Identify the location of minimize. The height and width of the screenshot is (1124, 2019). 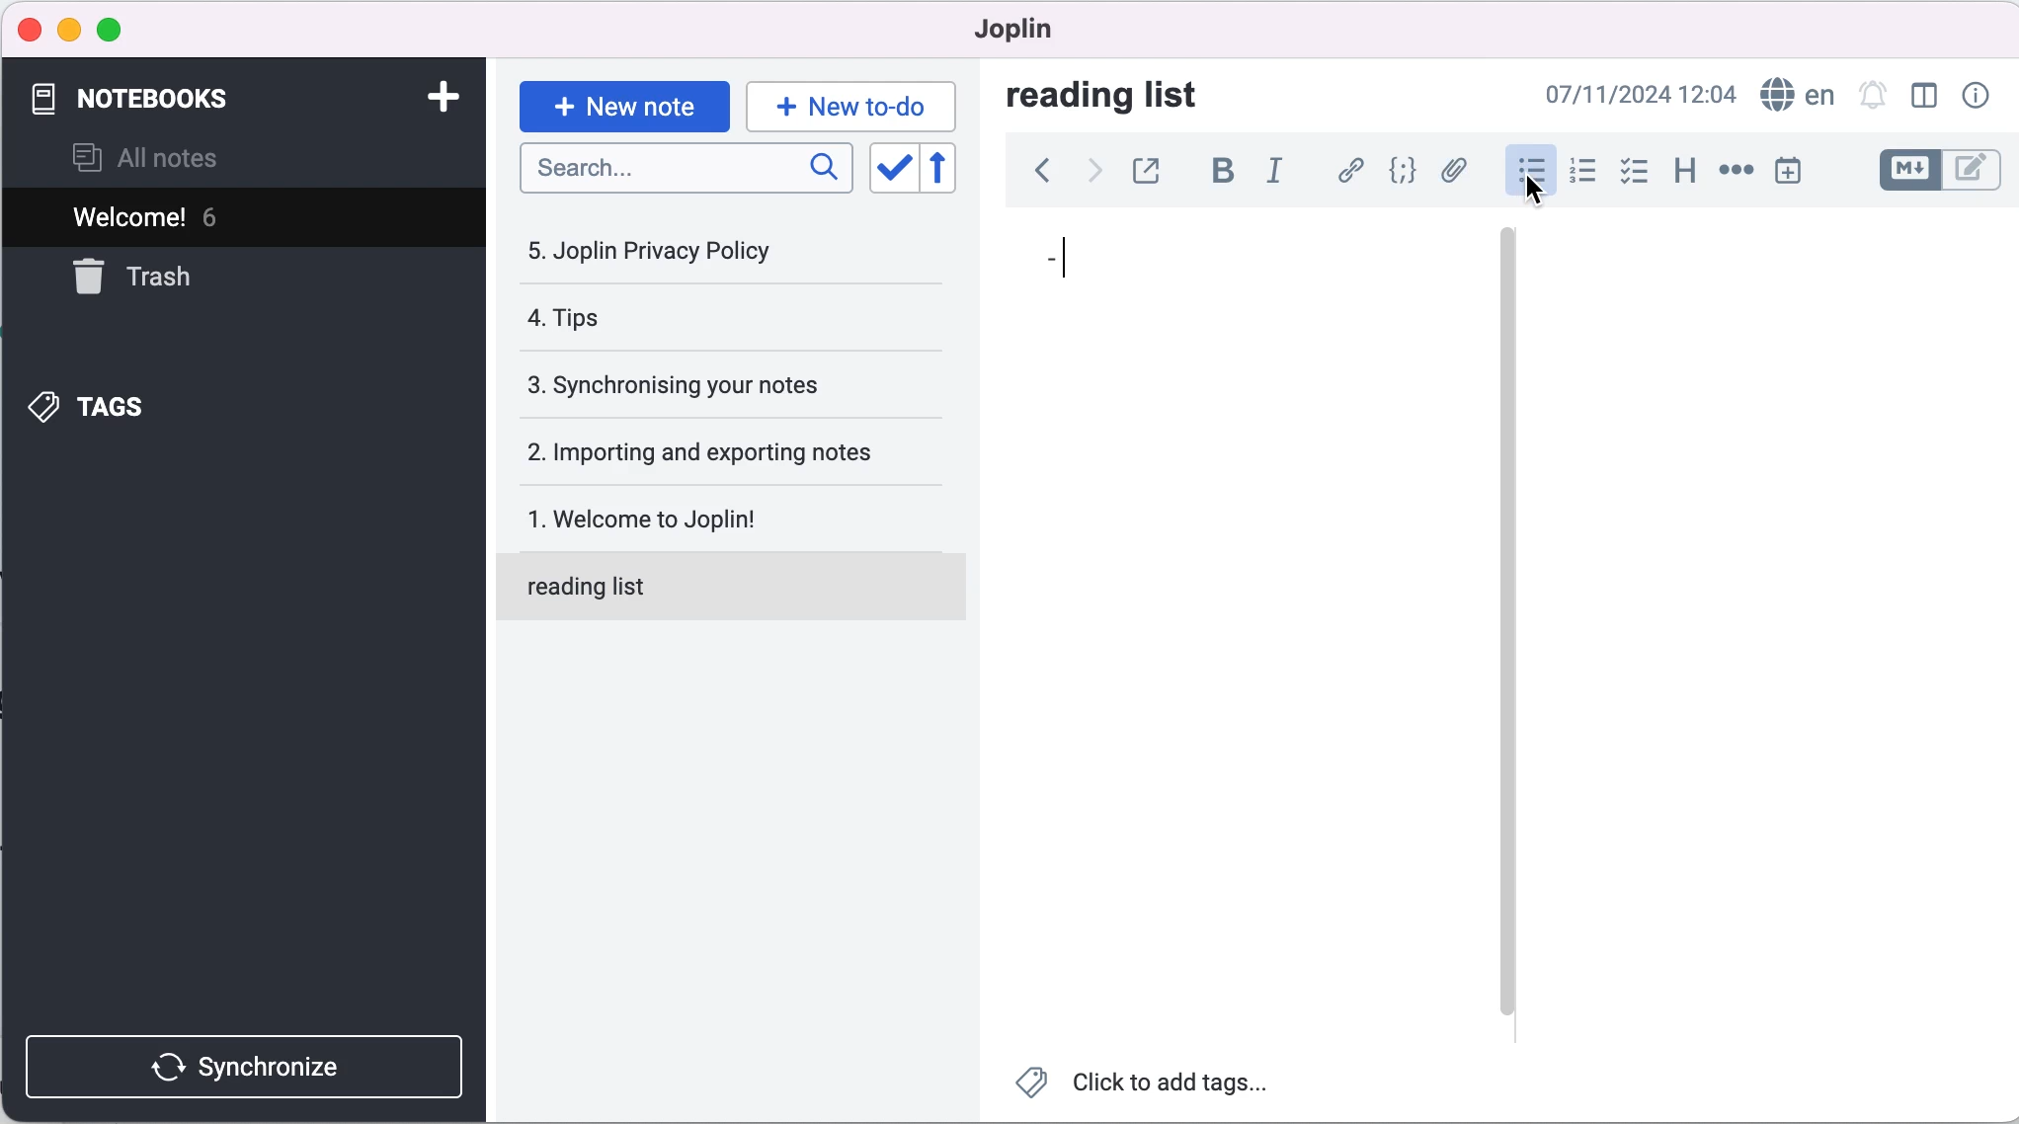
(69, 30).